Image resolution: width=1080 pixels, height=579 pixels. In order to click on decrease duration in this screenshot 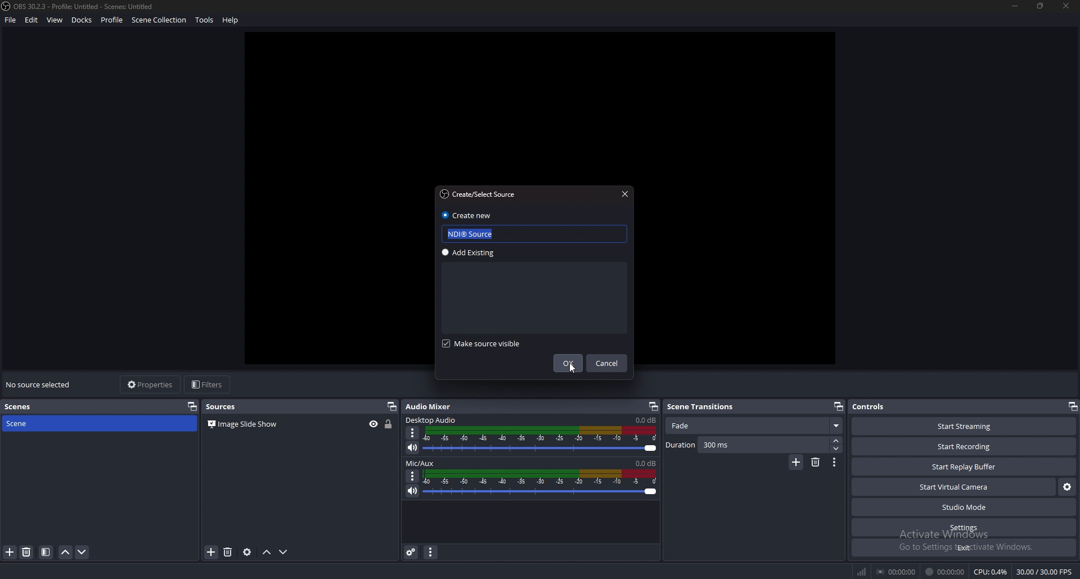, I will do `click(836, 448)`.